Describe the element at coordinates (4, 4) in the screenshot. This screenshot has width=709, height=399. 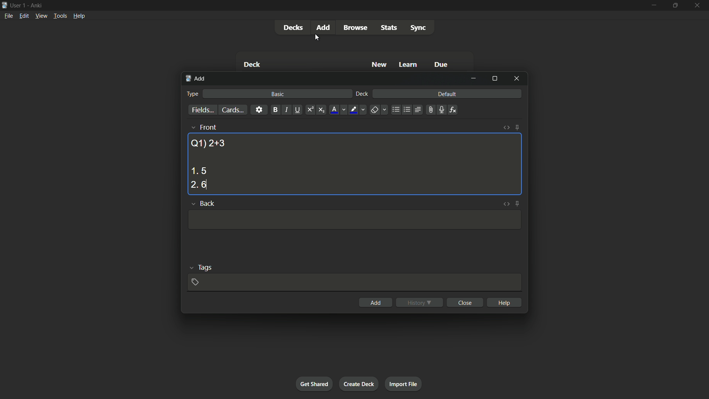
I see `app icon` at that location.